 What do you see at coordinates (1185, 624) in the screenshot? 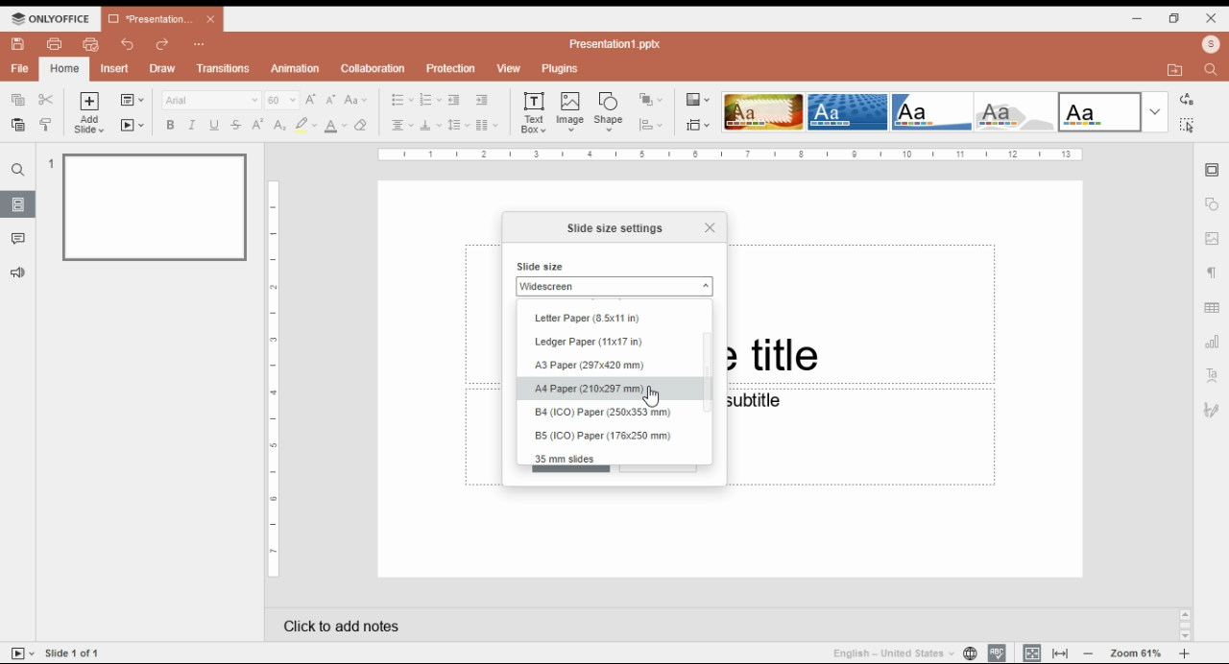
I see `Scroll bar` at bounding box center [1185, 624].